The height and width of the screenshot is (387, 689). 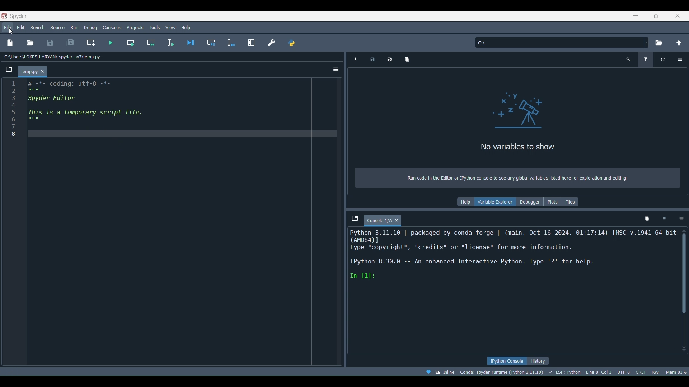 What do you see at coordinates (207, 43) in the screenshot?
I see `Debug cell` at bounding box center [207, 43].